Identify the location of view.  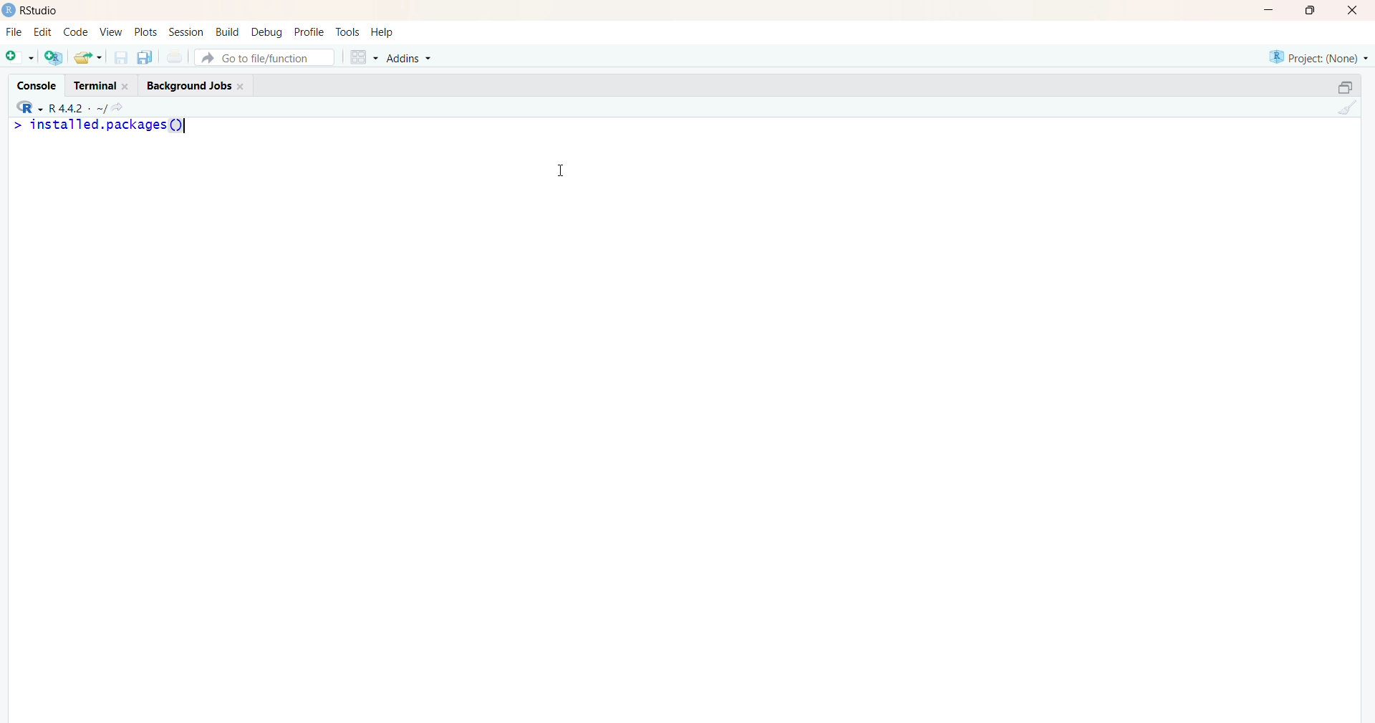
(110, 31).